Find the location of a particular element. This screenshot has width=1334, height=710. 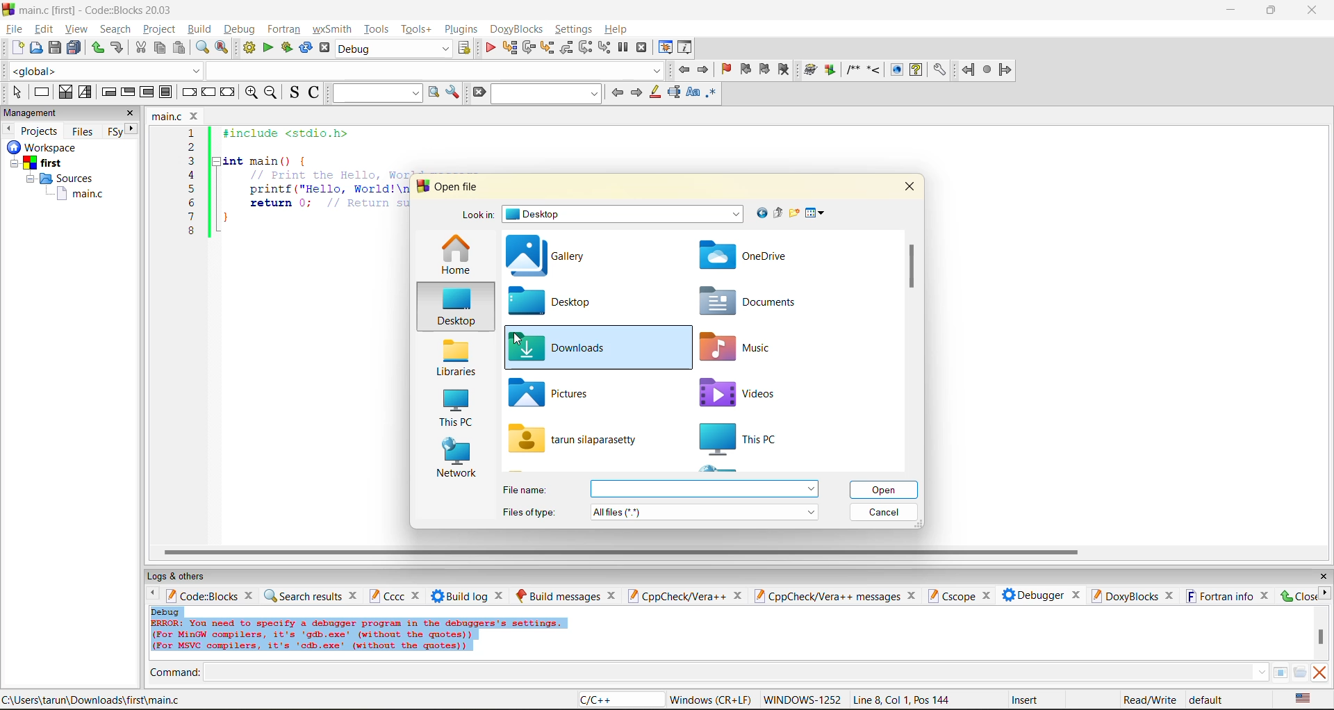

7 is located at coordinates (191, 217).